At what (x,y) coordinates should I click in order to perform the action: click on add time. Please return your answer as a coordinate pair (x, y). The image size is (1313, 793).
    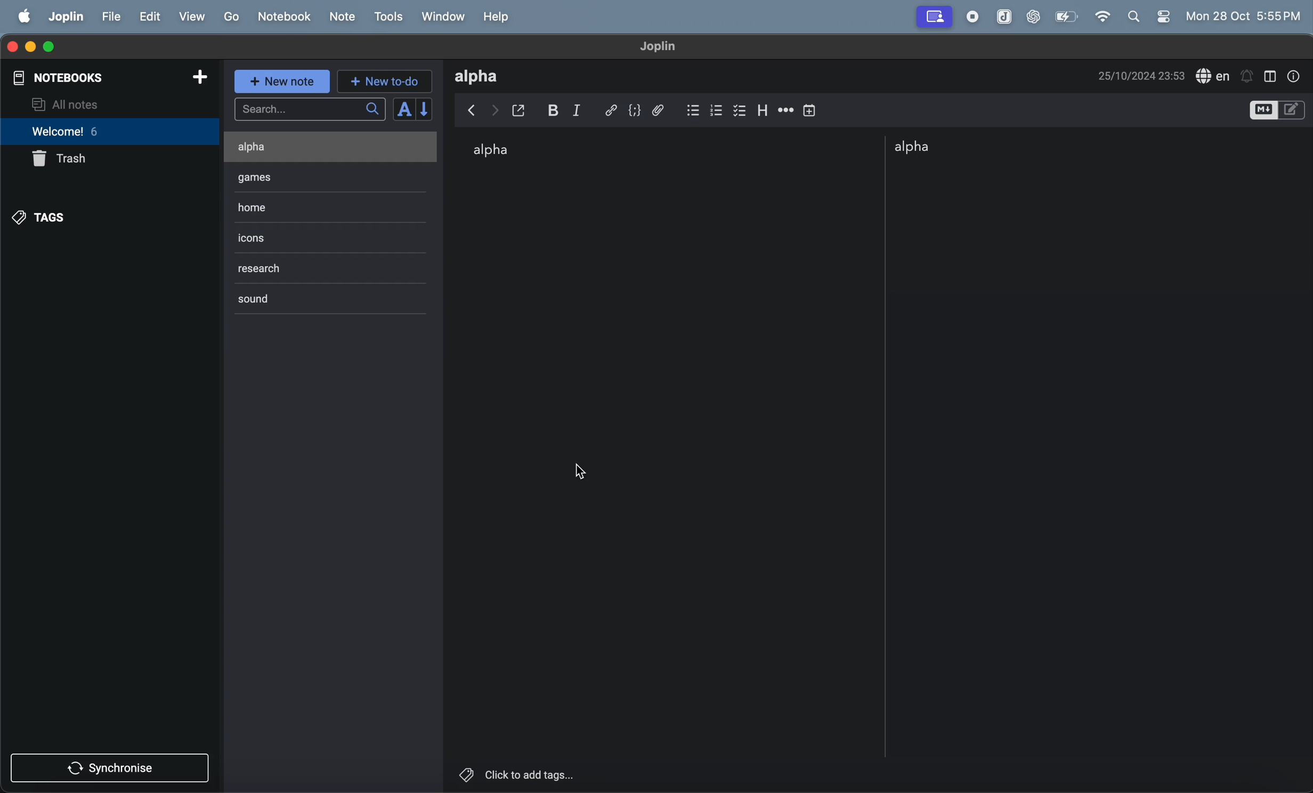
    Looking at the image, I should click on (811, 109).